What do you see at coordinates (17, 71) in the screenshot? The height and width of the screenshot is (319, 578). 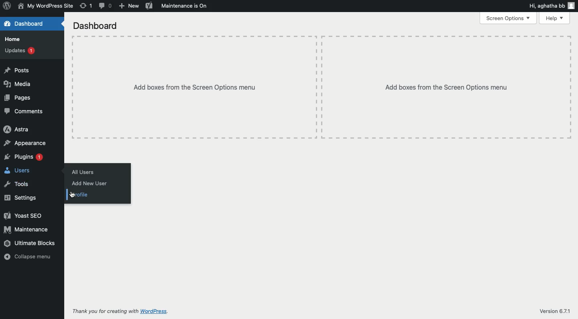 I see `Posts` at bounding box center [17, 71].